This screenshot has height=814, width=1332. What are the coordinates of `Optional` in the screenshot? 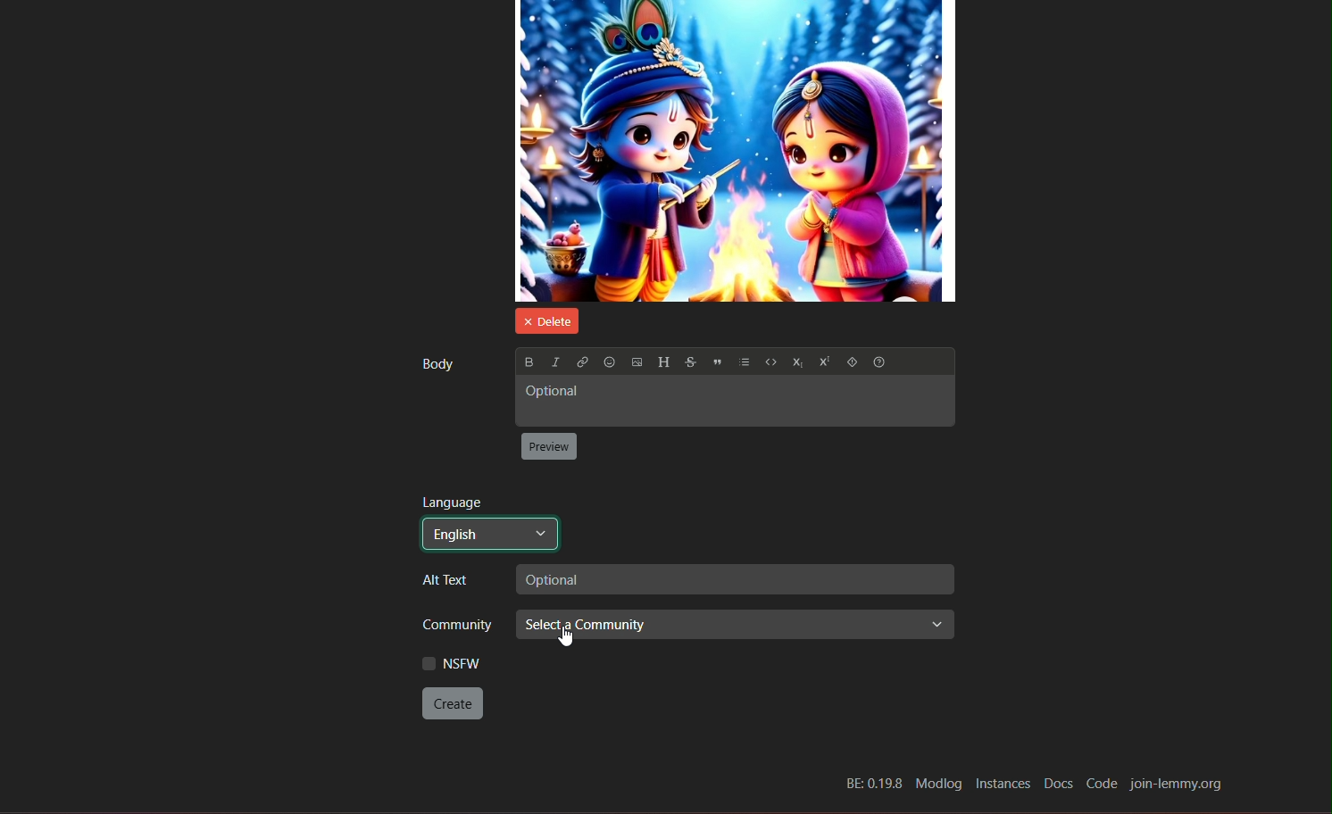 It's located at (732, 579).